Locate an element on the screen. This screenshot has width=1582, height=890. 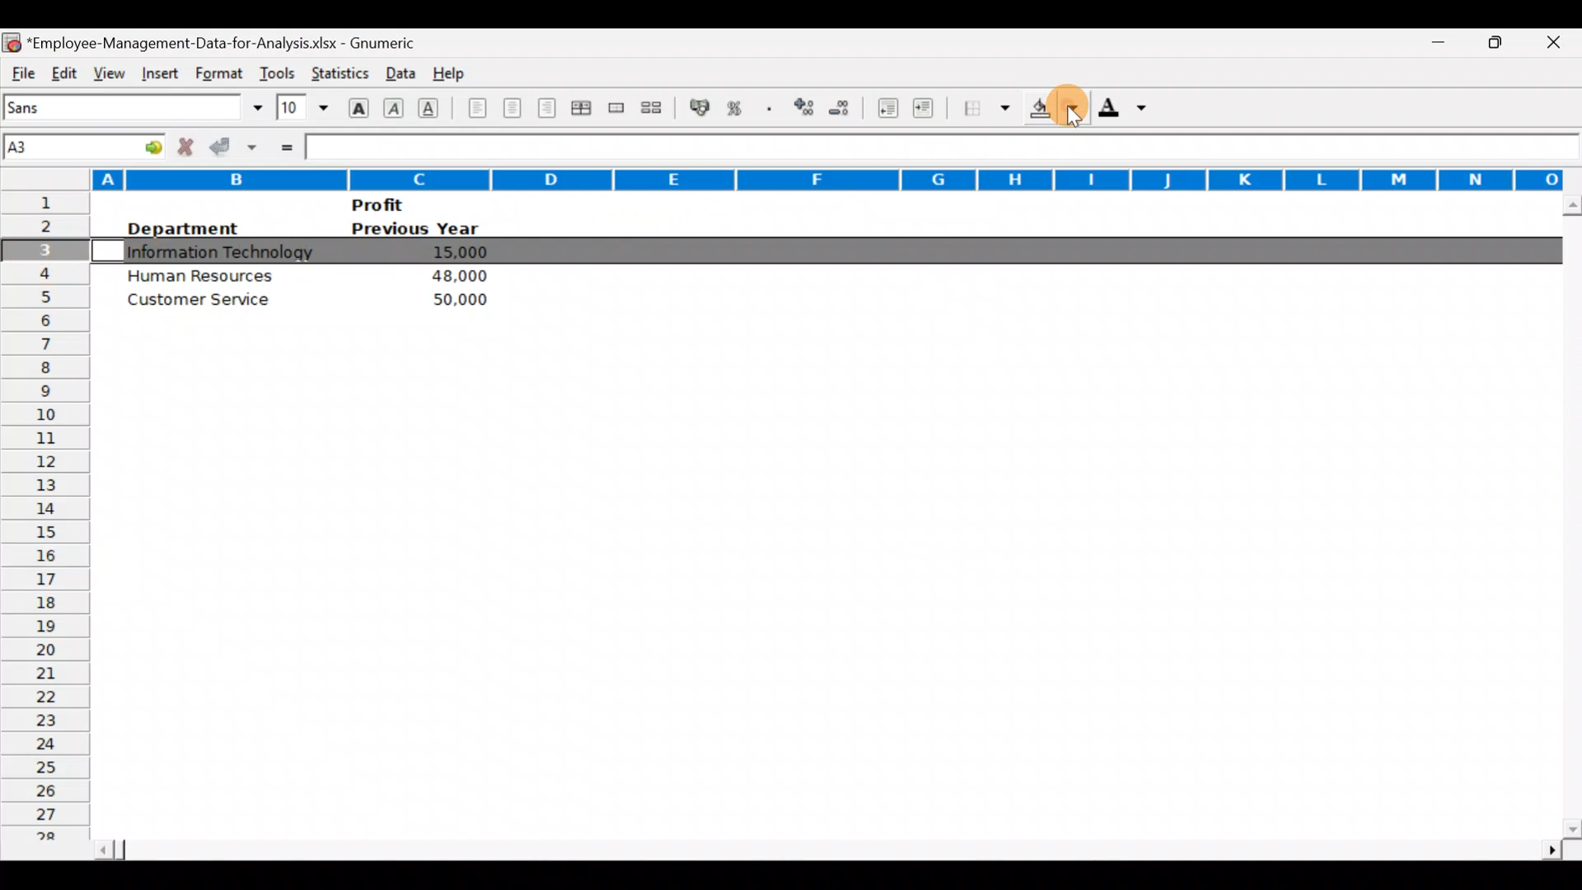
File is located at coordinates (21, 71).